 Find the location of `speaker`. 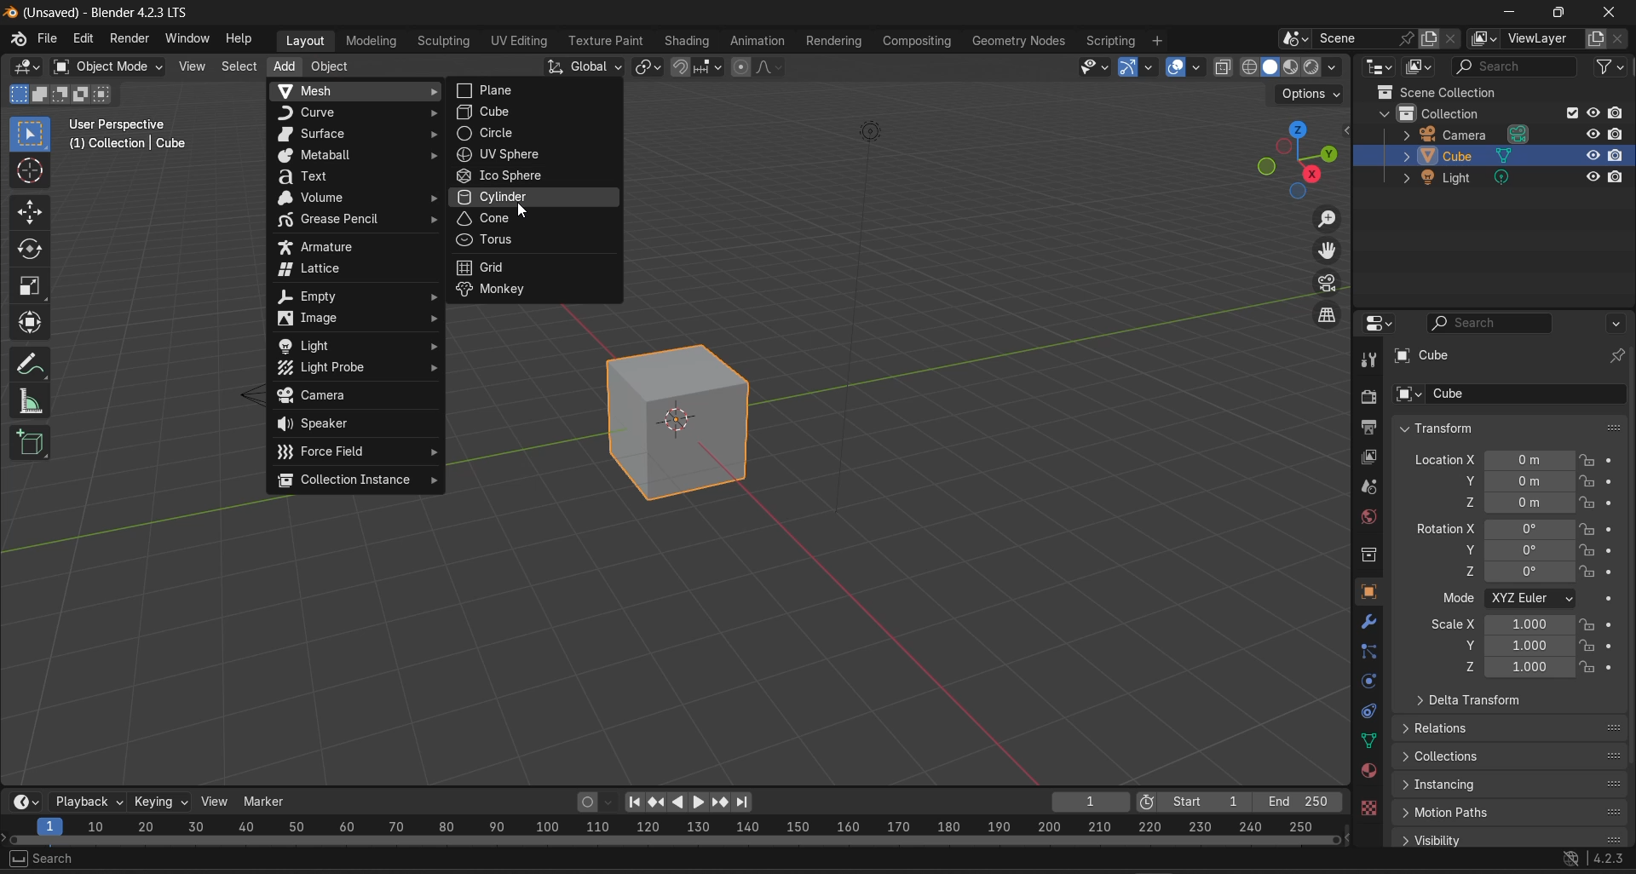

speaker is located at coordinates (356, 423).